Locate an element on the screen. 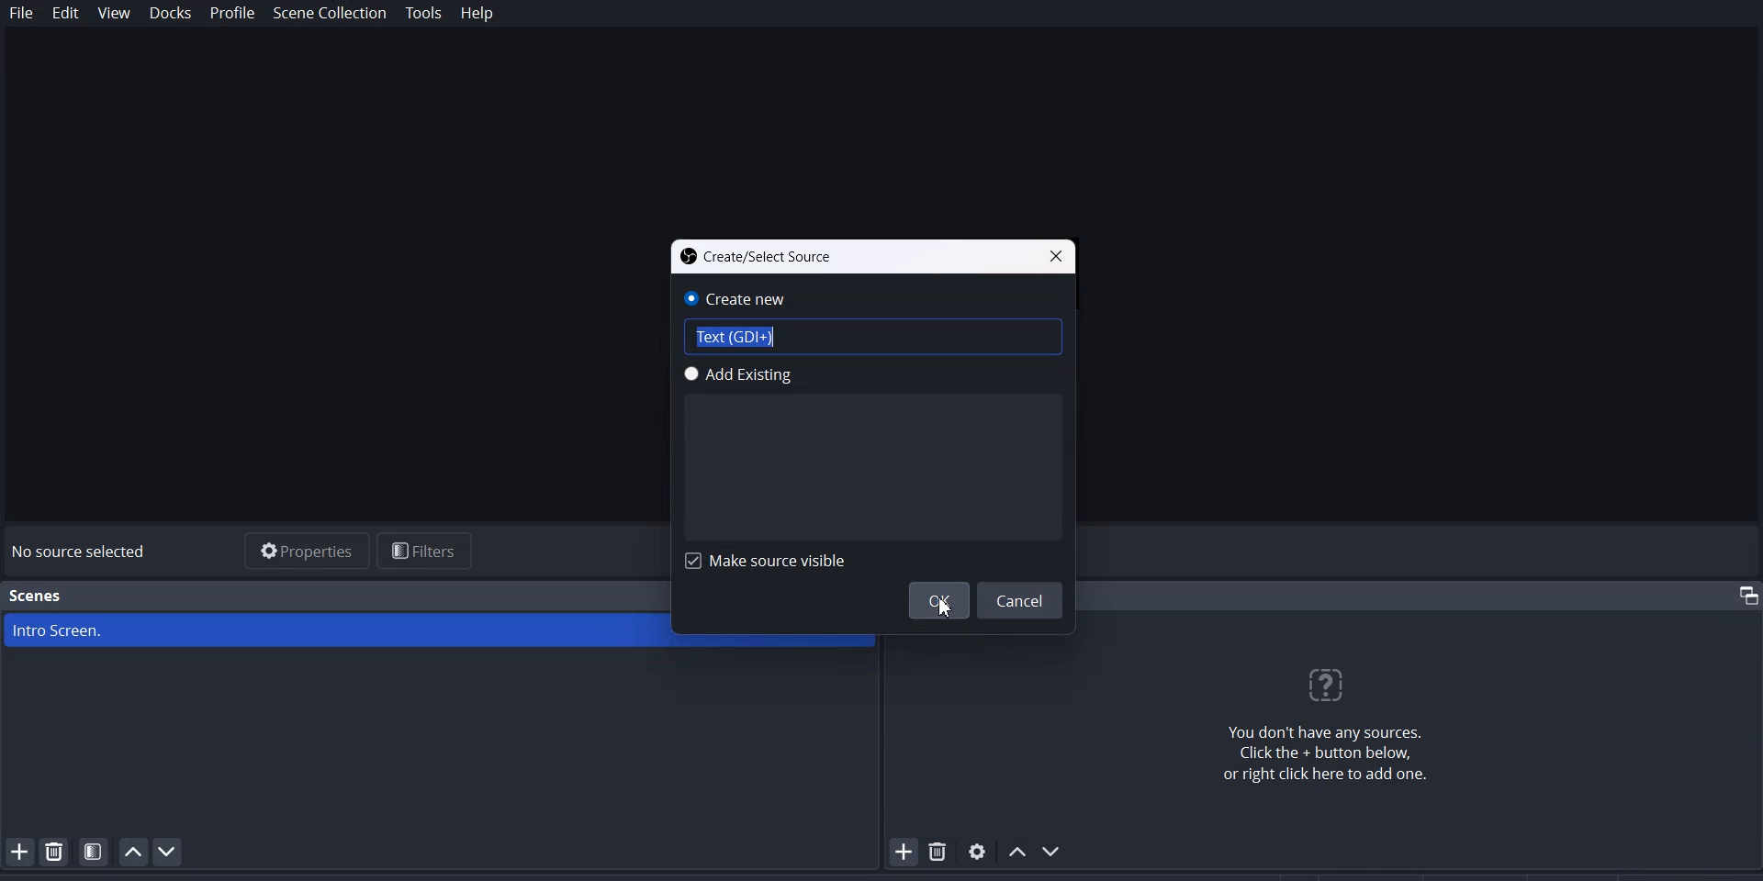 The height and width of the screenshot is (881, 1763). Remove selected Source is located at coordinates (940, 851).